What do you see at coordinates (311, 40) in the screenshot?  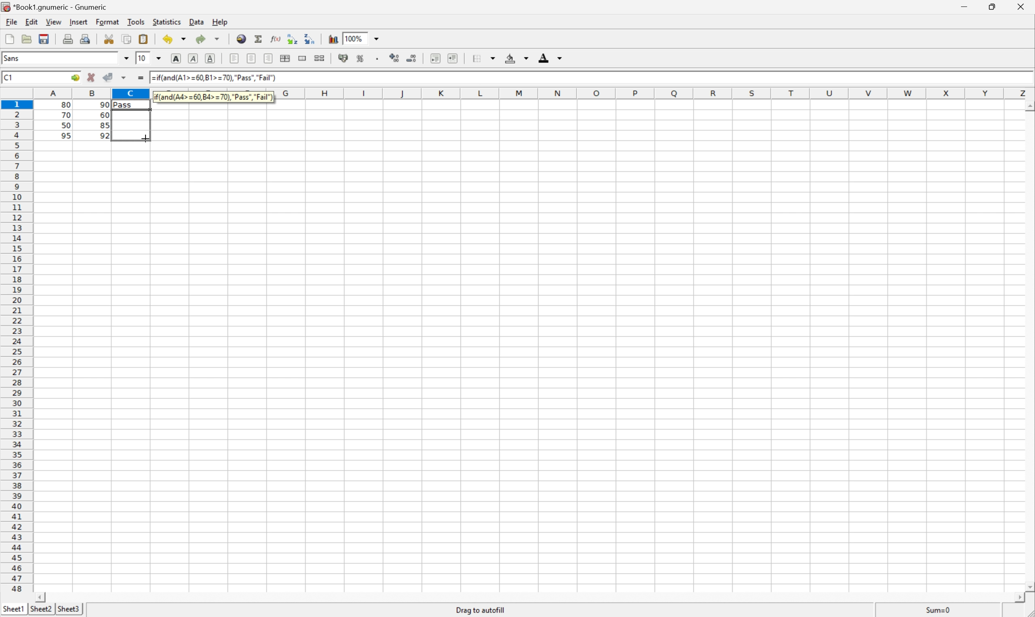 I see `Sort the selected region in descending order based on the first column selected` at bounding box center [311, 40].